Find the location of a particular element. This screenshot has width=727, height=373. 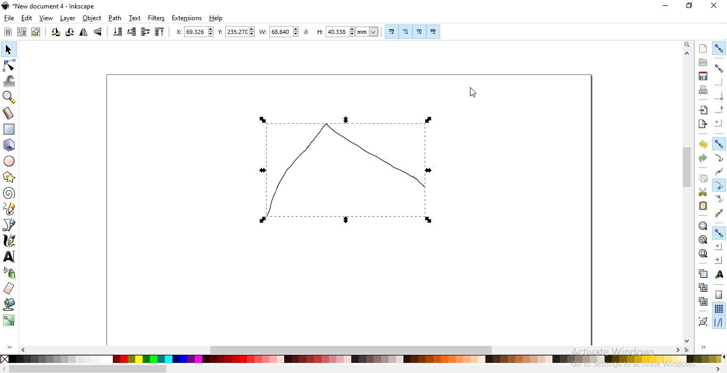

duplicate selected objects is located at coordinates (703, 273).